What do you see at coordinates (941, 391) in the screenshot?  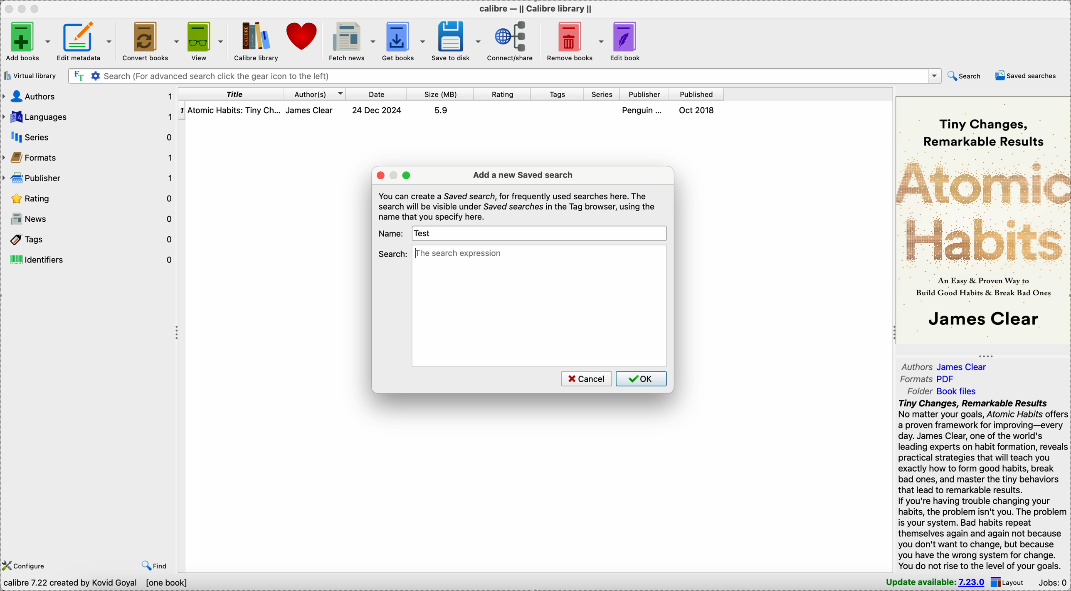 I see `folder Book files` at bounding box center [941, 391].